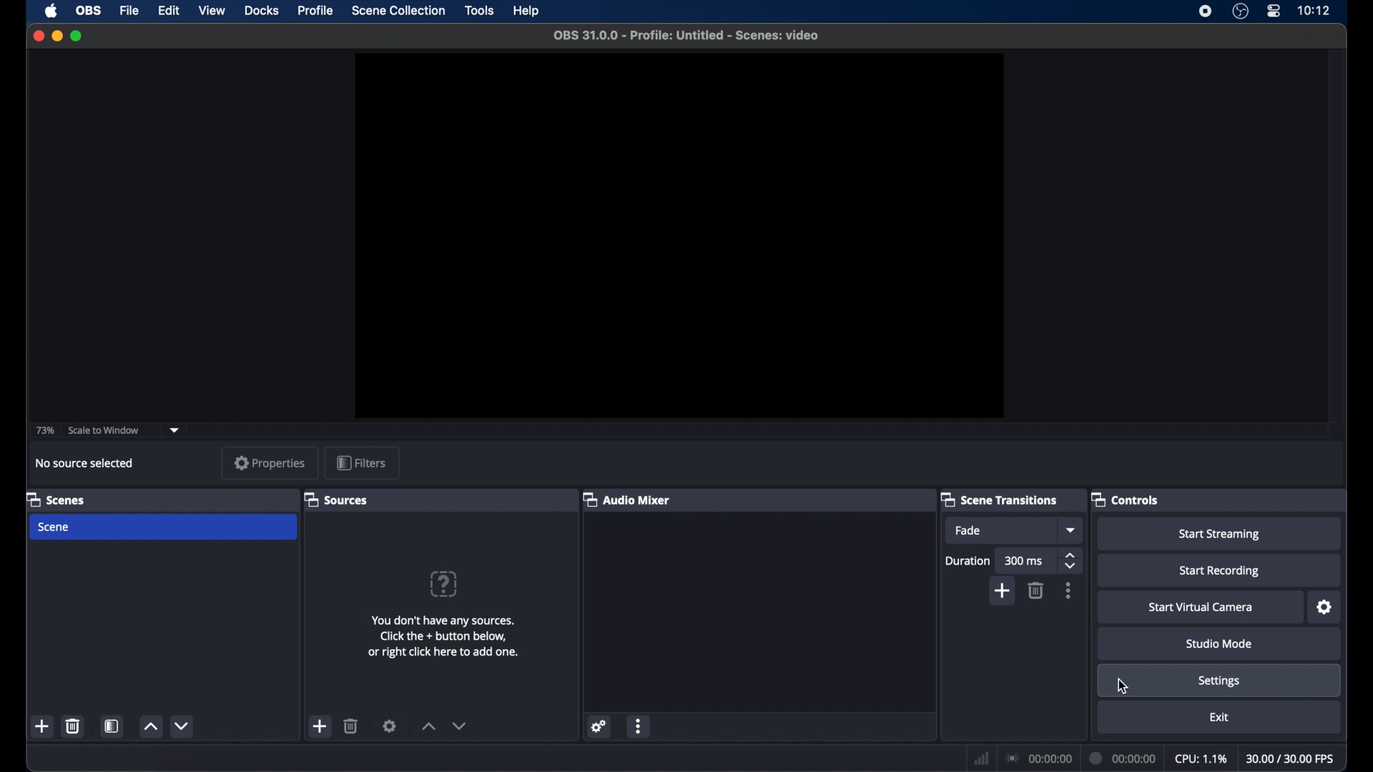 This screenshot has height=772, width=1373. I want to click on duration, so click(967, 562).